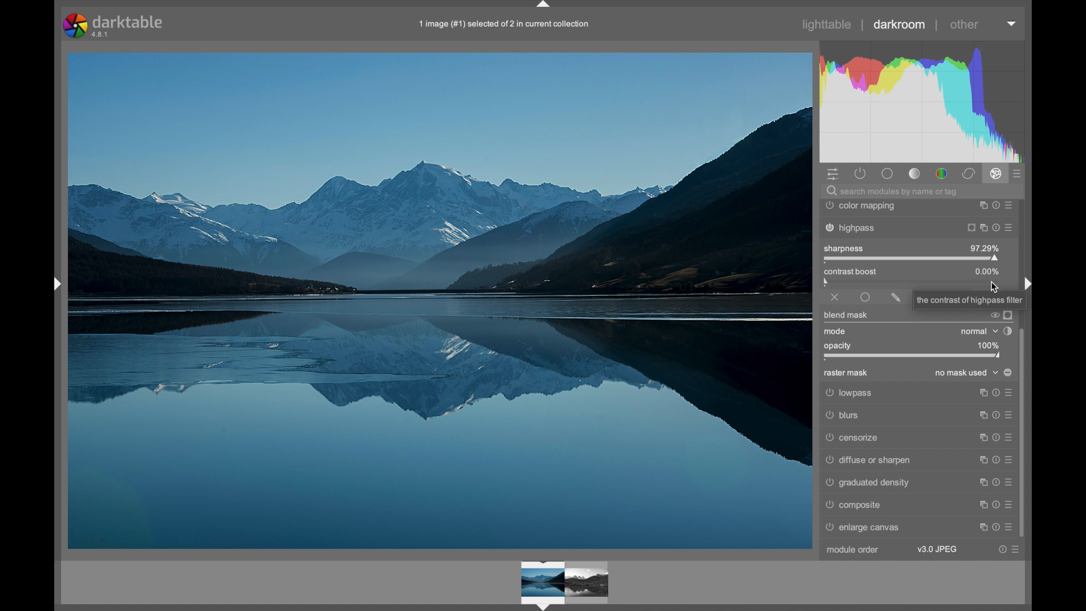 Image resolution: width=1086 pixels, height=611 pixels. Describe the element at coordinates (968, 174) in the screenshot. I see `correct` at that location.